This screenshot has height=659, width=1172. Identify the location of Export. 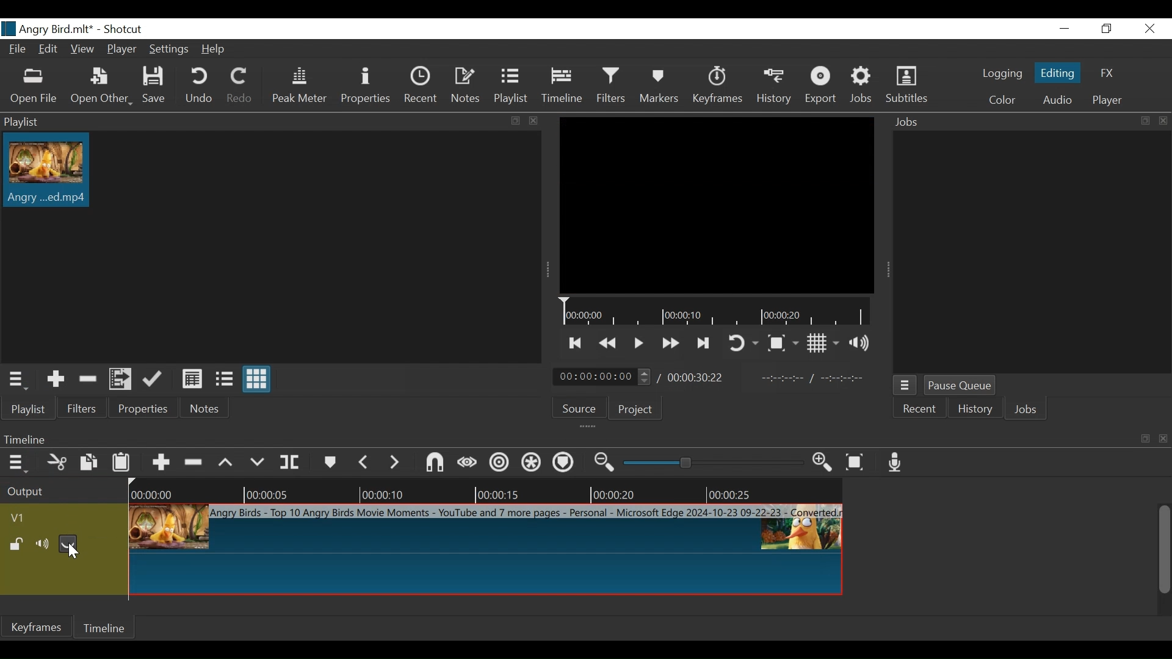
(822, 85).